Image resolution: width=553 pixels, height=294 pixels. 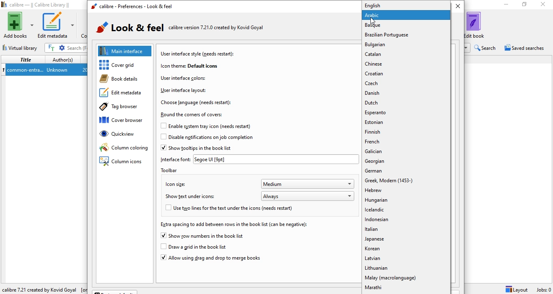 What do you see at coordinates (233, 224) in the screenshot?
I see `extra spacing to add between in the book list (can be negative)` at bounding box center [233, 224].